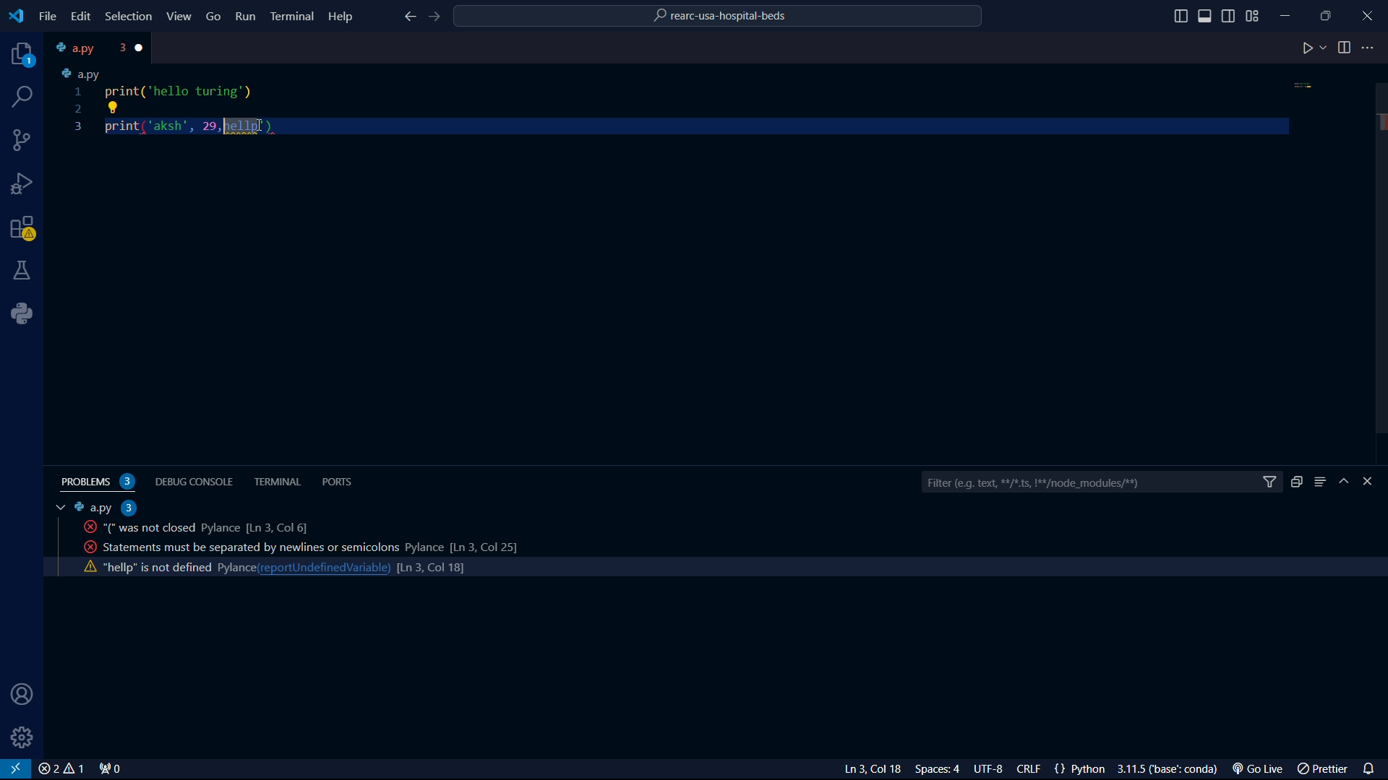  What do you see at coordinates (437, 17) in the screenshot?
I see `foward` at bounding box center [437, 17].